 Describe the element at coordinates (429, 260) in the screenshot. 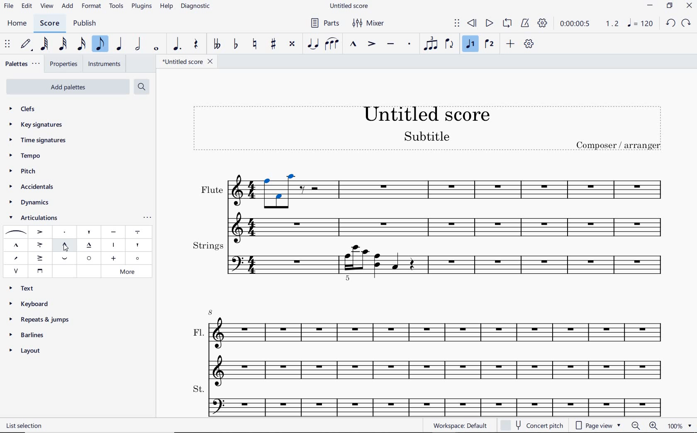

I see `strings` at that location.